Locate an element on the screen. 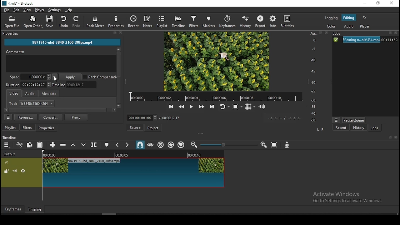  recent is located at coordinates (341, 128).